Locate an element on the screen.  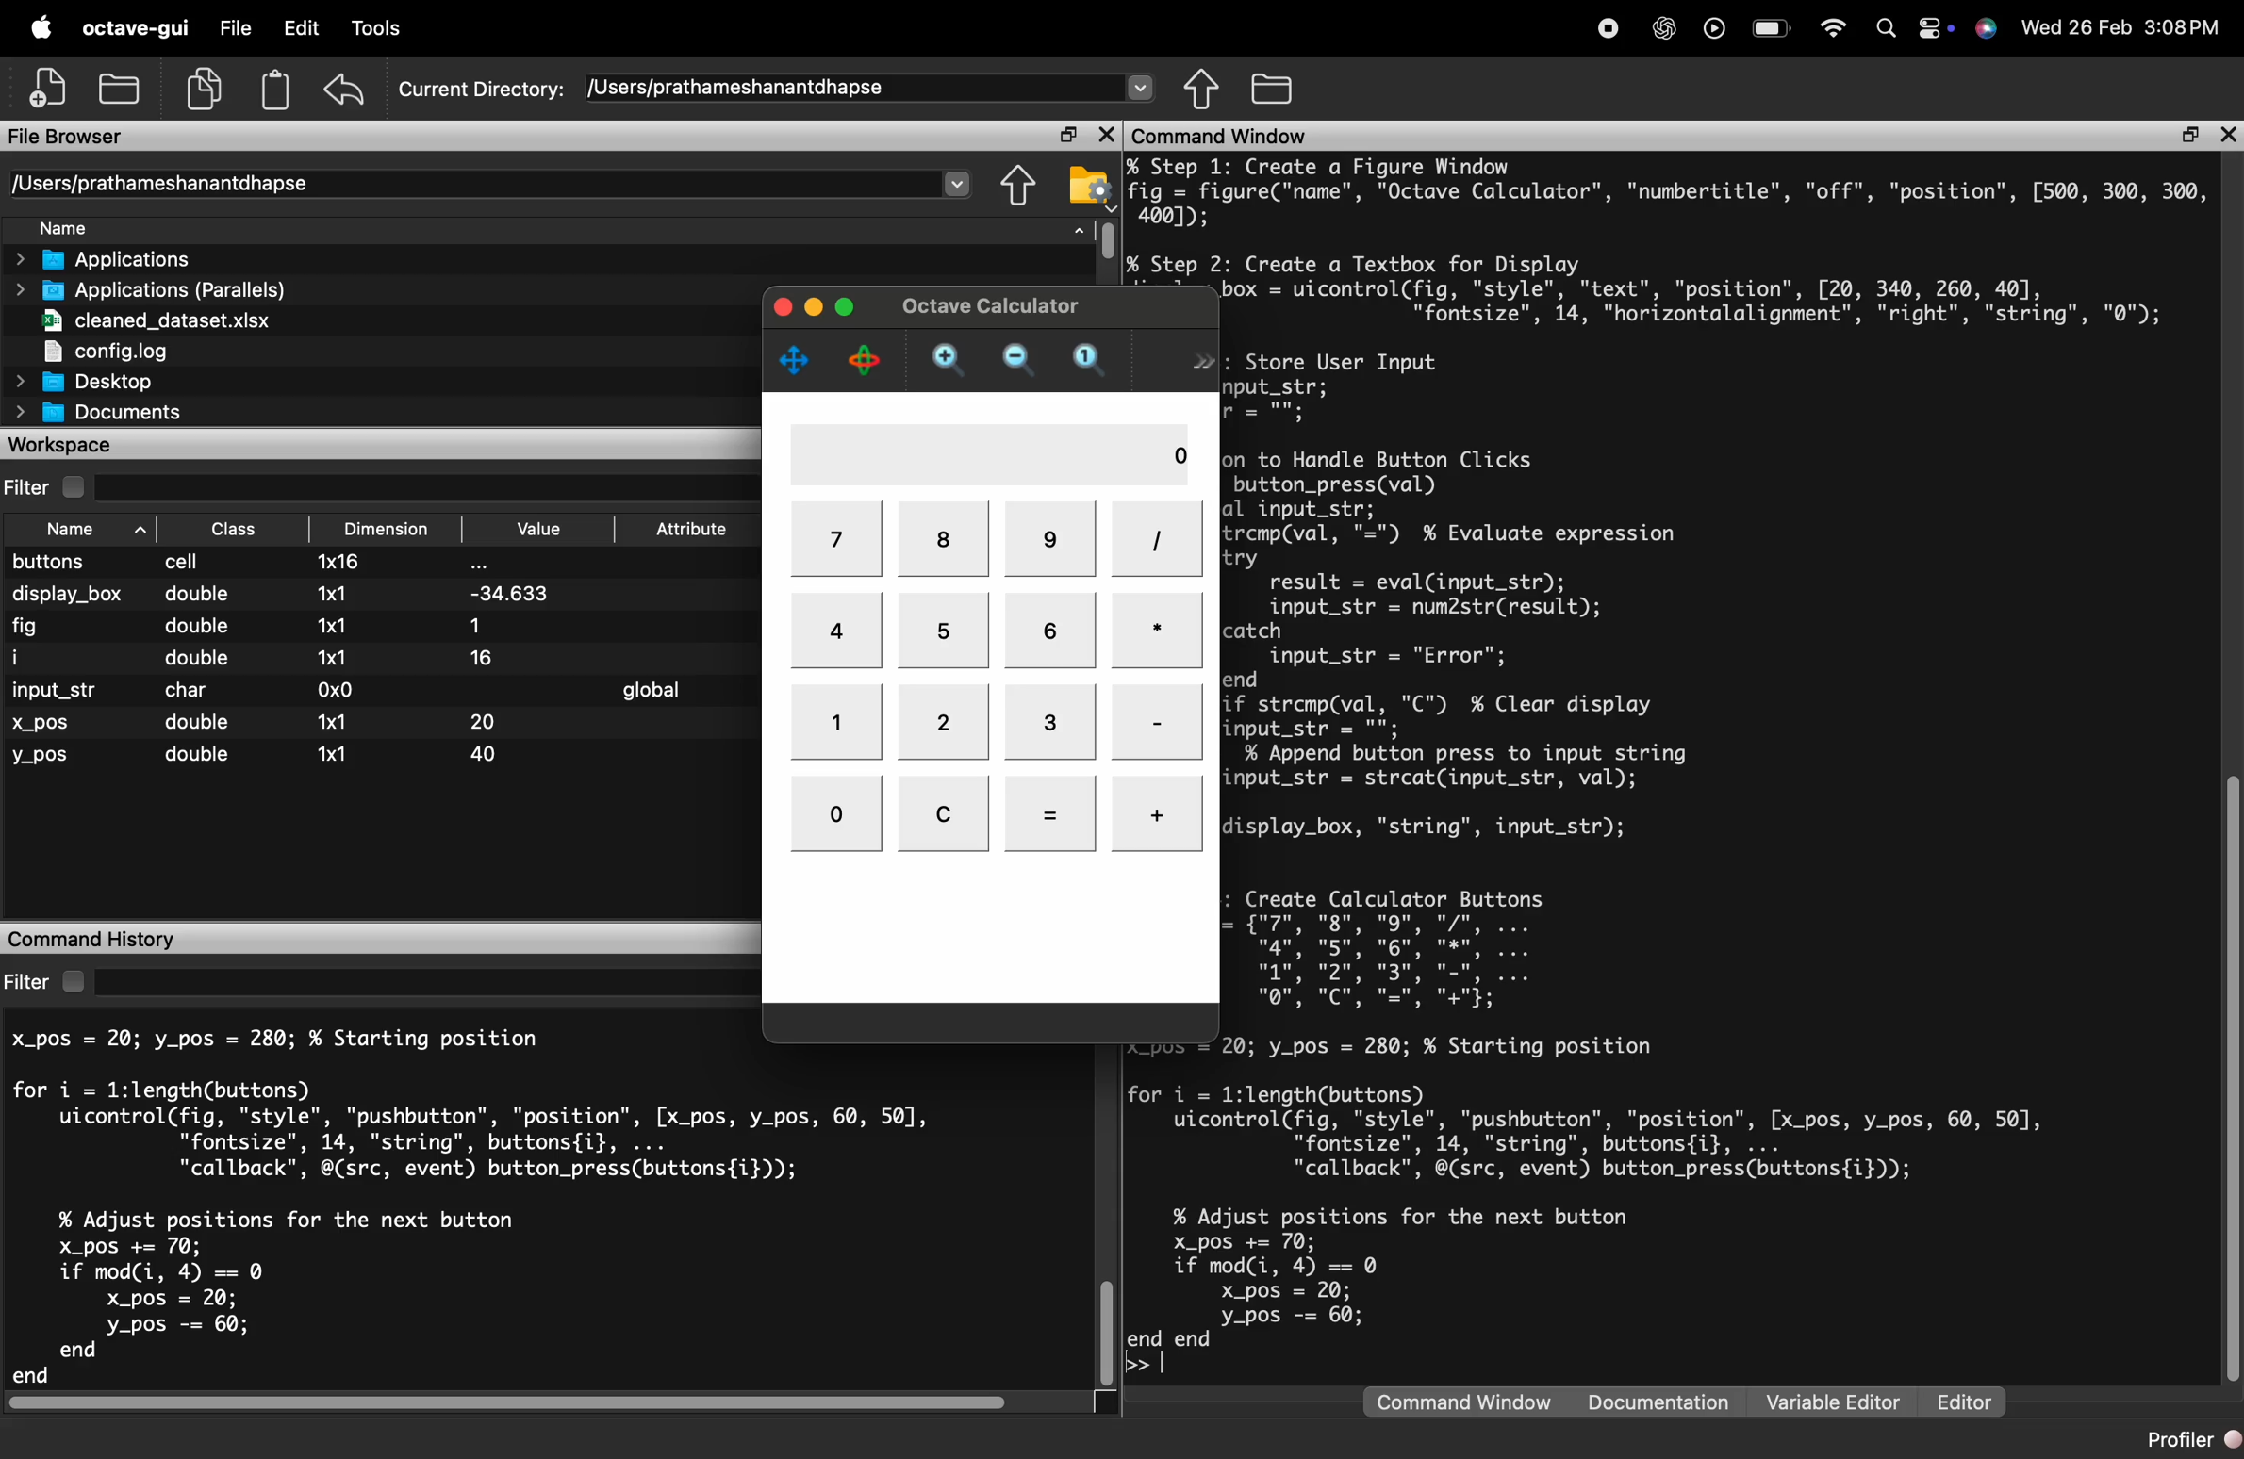
input_str is located at coordinates (54, 689).